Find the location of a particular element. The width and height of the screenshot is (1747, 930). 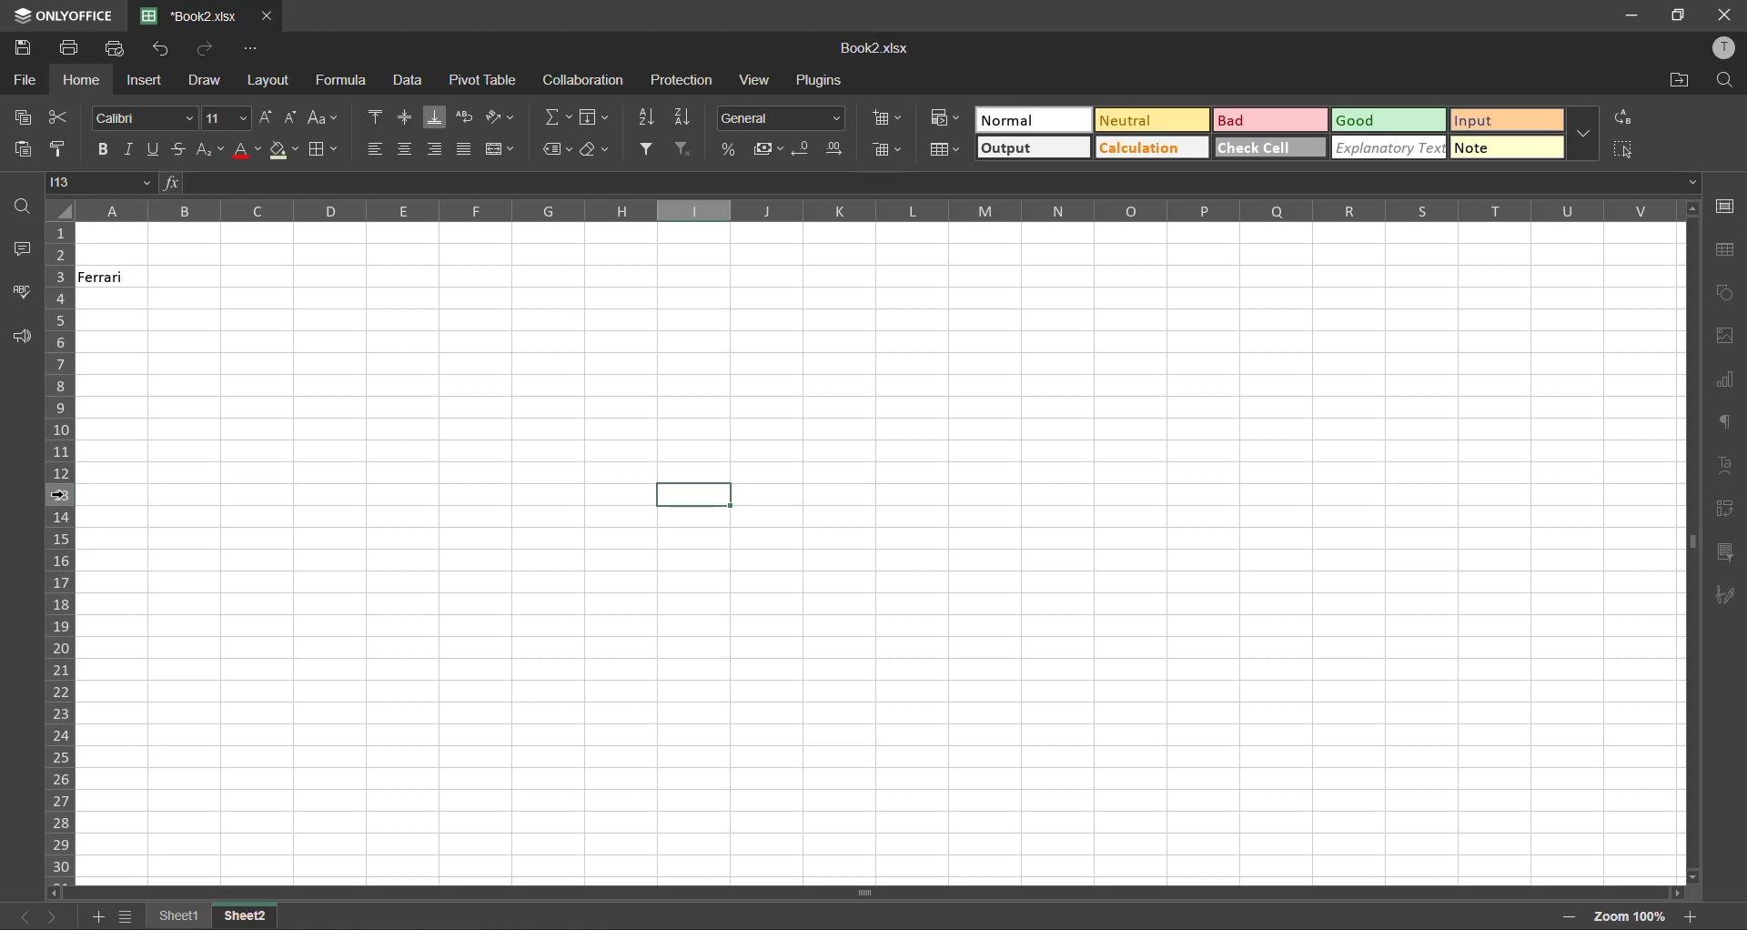

align right is located at coordinates (438, 147).